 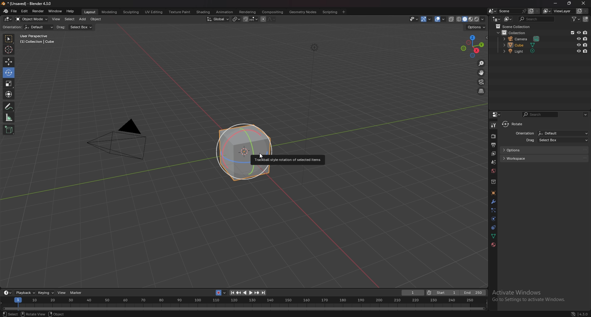 What do you see at coordinates (481, 72) in the screenshot?
I see `move` at bounding box center [481, 72].